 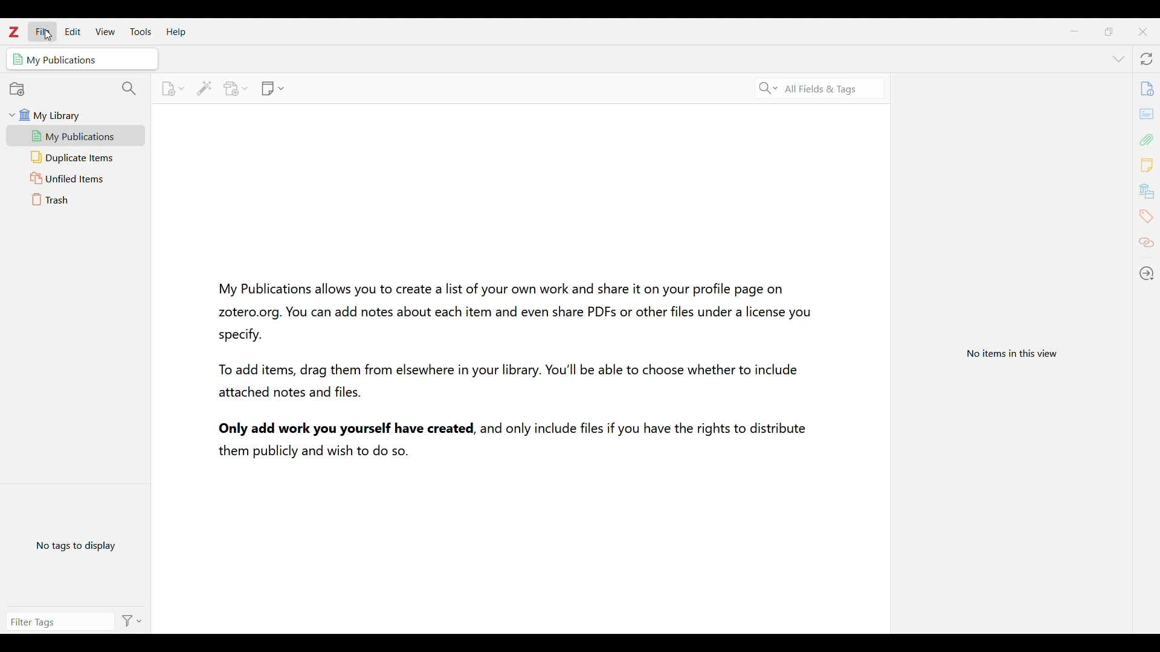 I want to click on Add item/s by Identifier, so click(x=204, y=88).